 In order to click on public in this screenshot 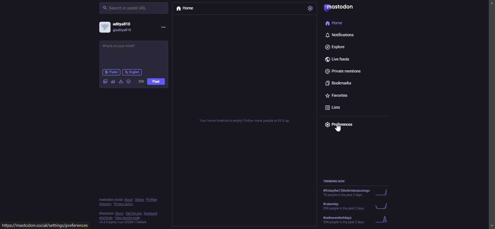, I will do `click(110, 72)`.